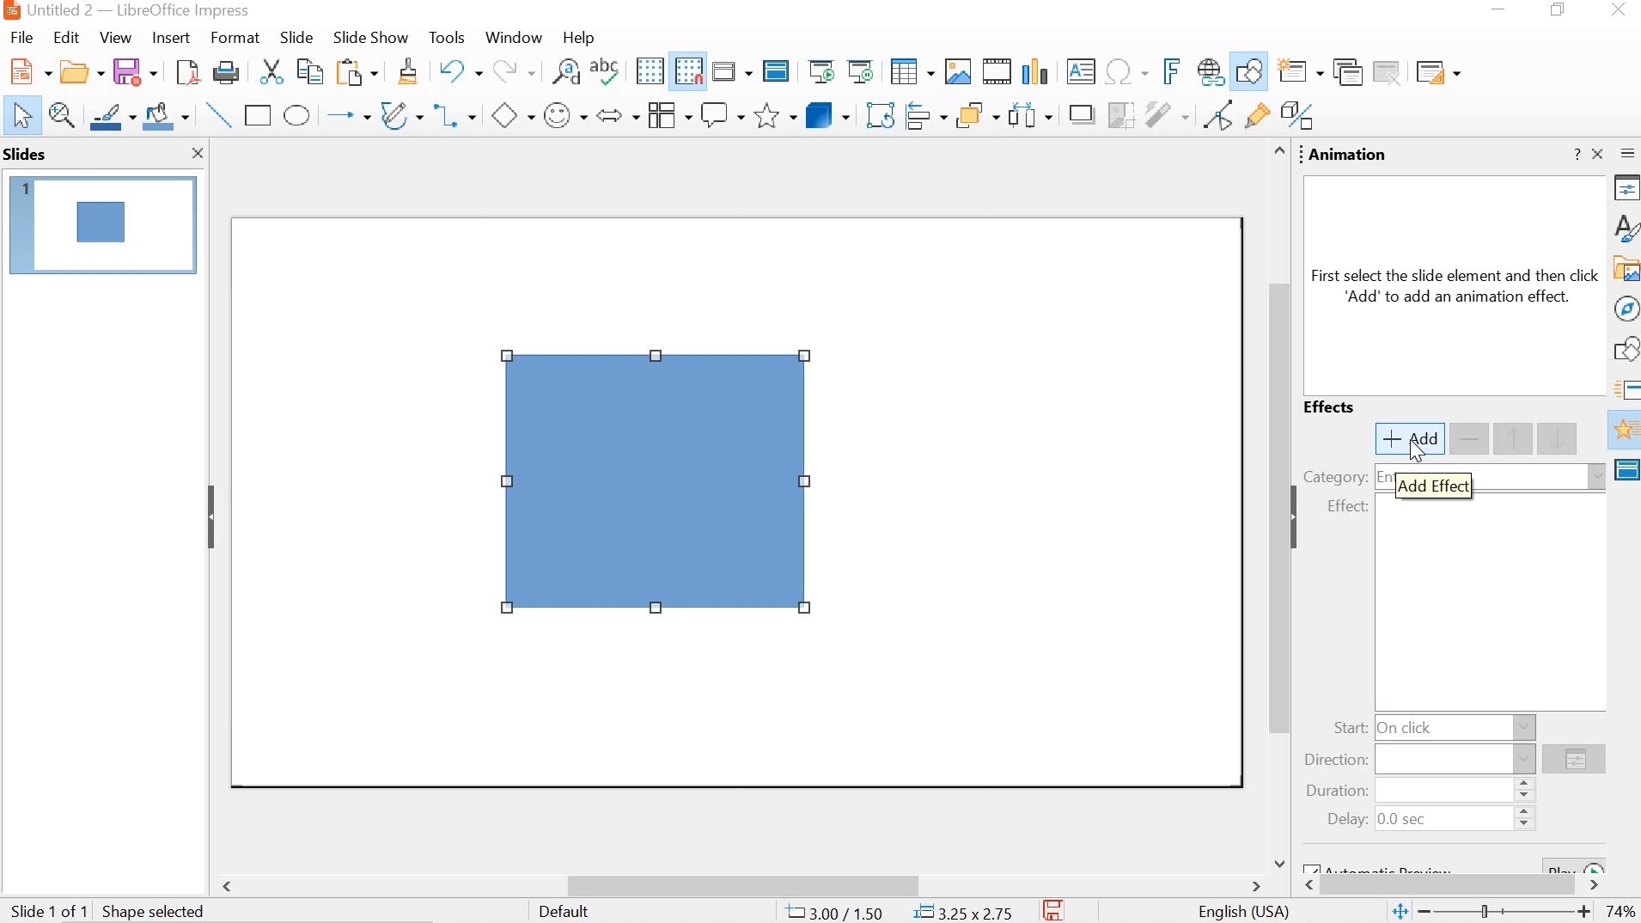  Describe the element at coordinates (1301, 520) in the screenshot. I see `hide` at that location.